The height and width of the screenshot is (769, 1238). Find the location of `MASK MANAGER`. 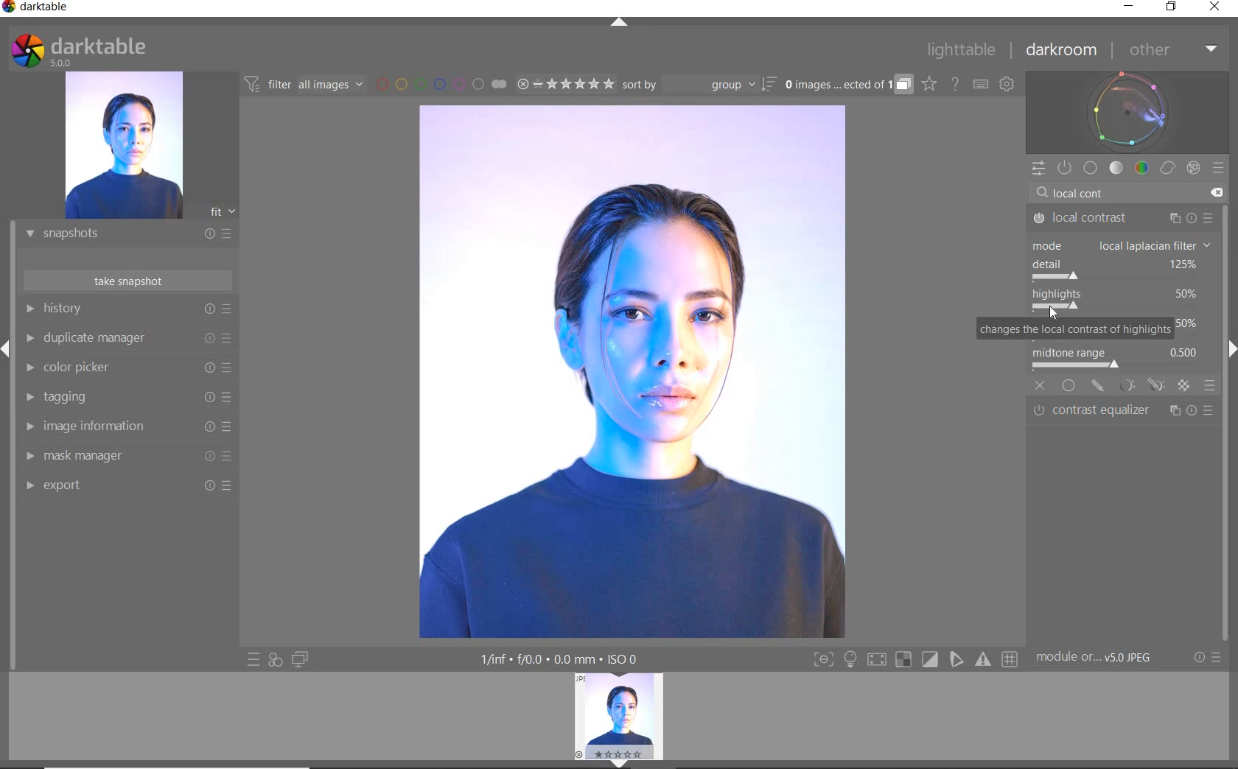

MASK MANAGER is located at coordinates (122, 456).